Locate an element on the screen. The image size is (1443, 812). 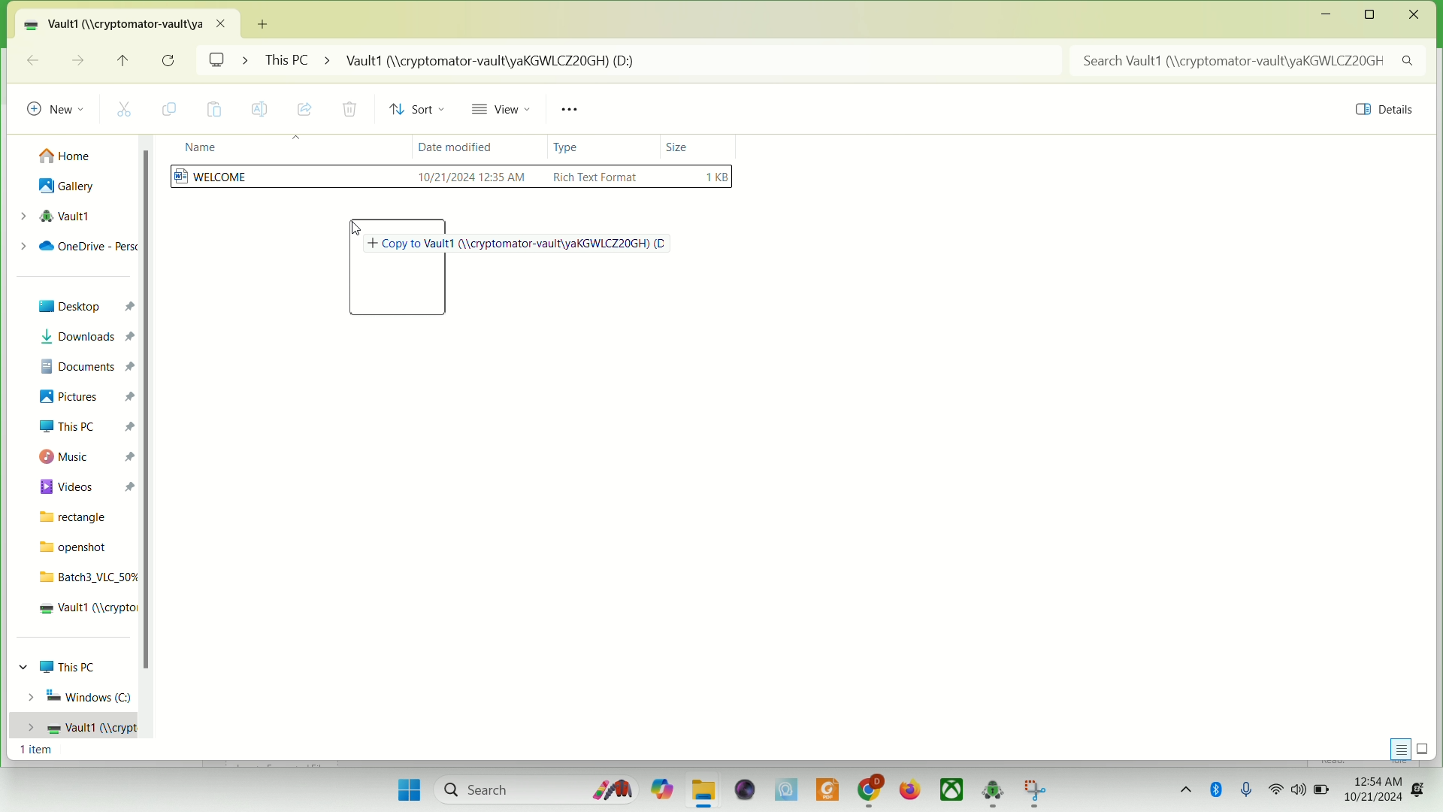
see more is located at coordinates (574, 110).